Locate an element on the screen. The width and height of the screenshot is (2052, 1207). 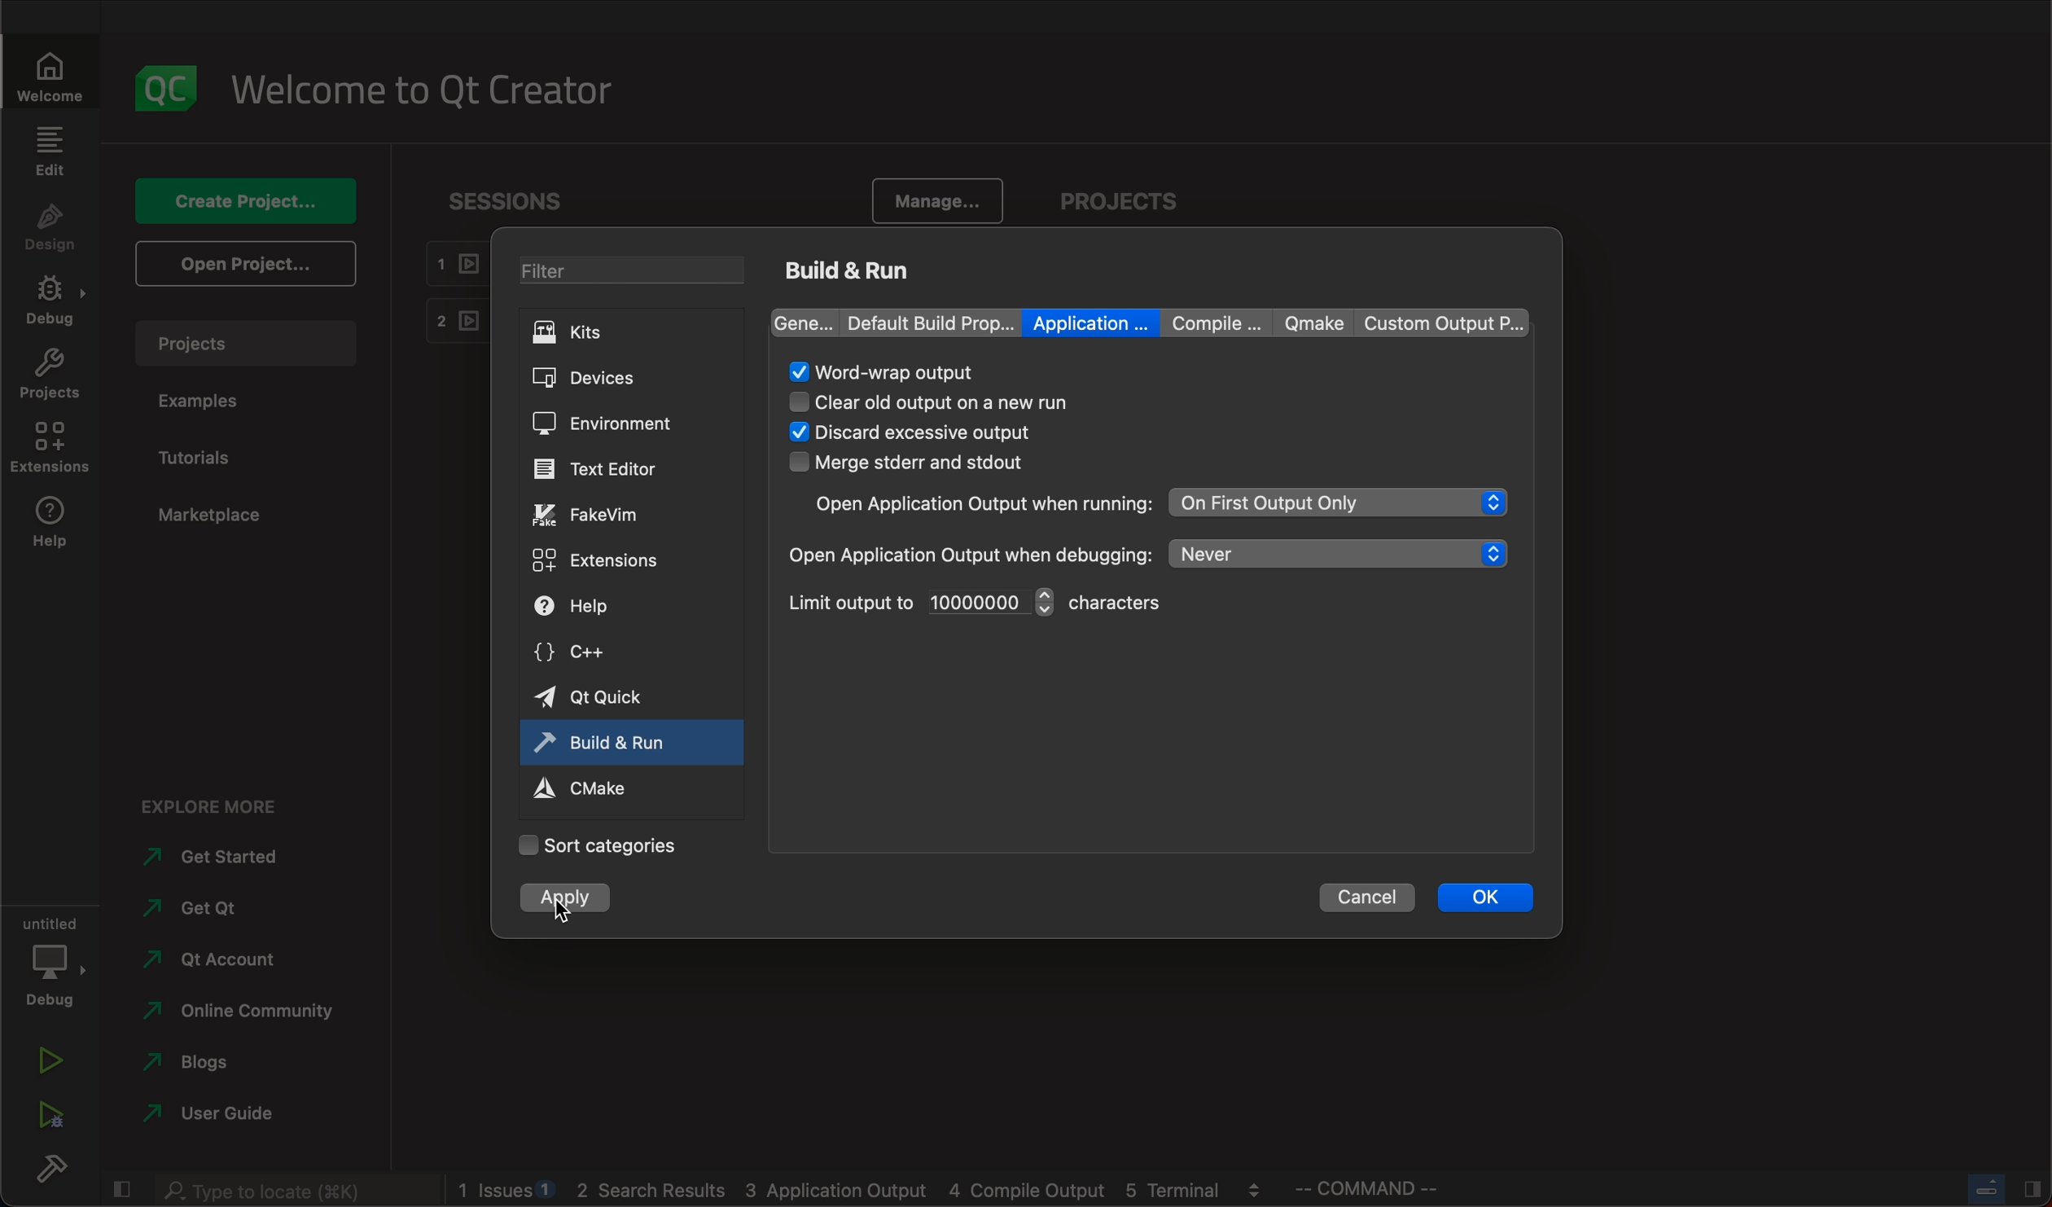
explore is located at coordinates (213, 805).